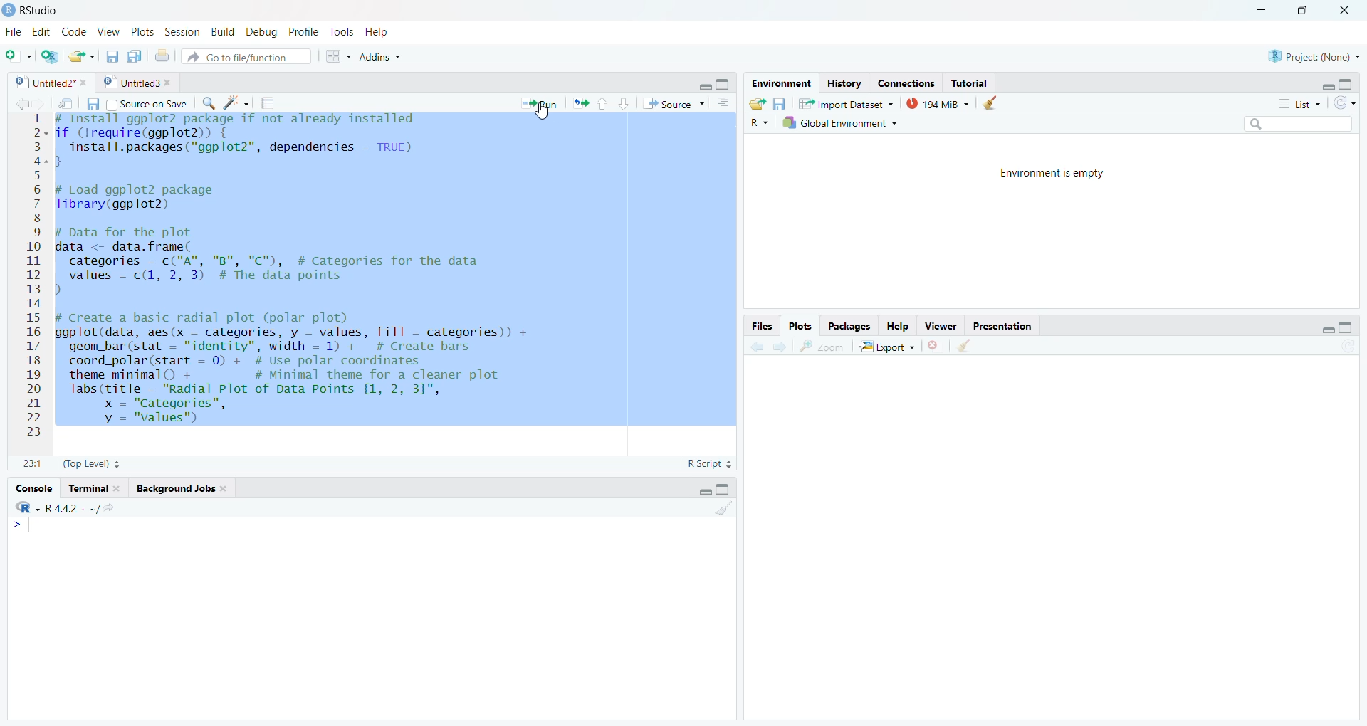  I want to click on Run, so click(540, 104).